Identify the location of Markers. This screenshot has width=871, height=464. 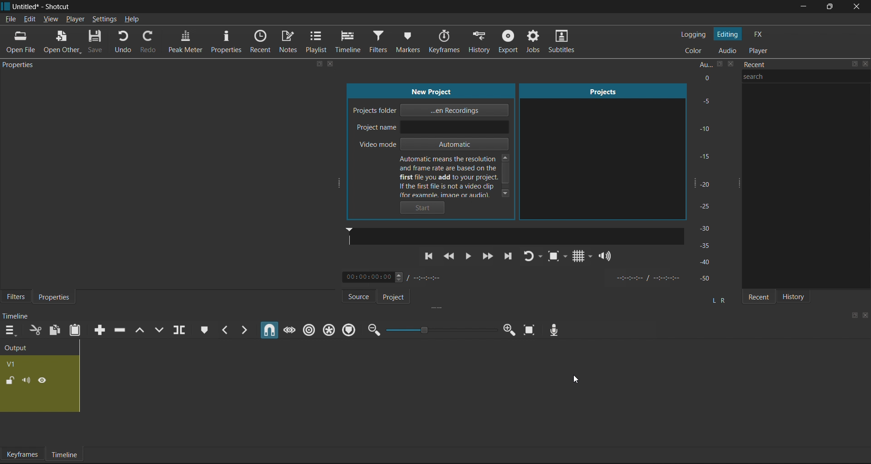
(414, 40).